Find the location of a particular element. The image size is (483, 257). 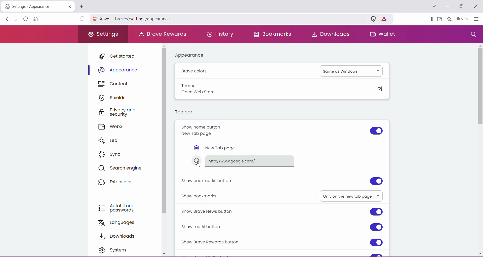

Theme is located at coordinates (189, 85).